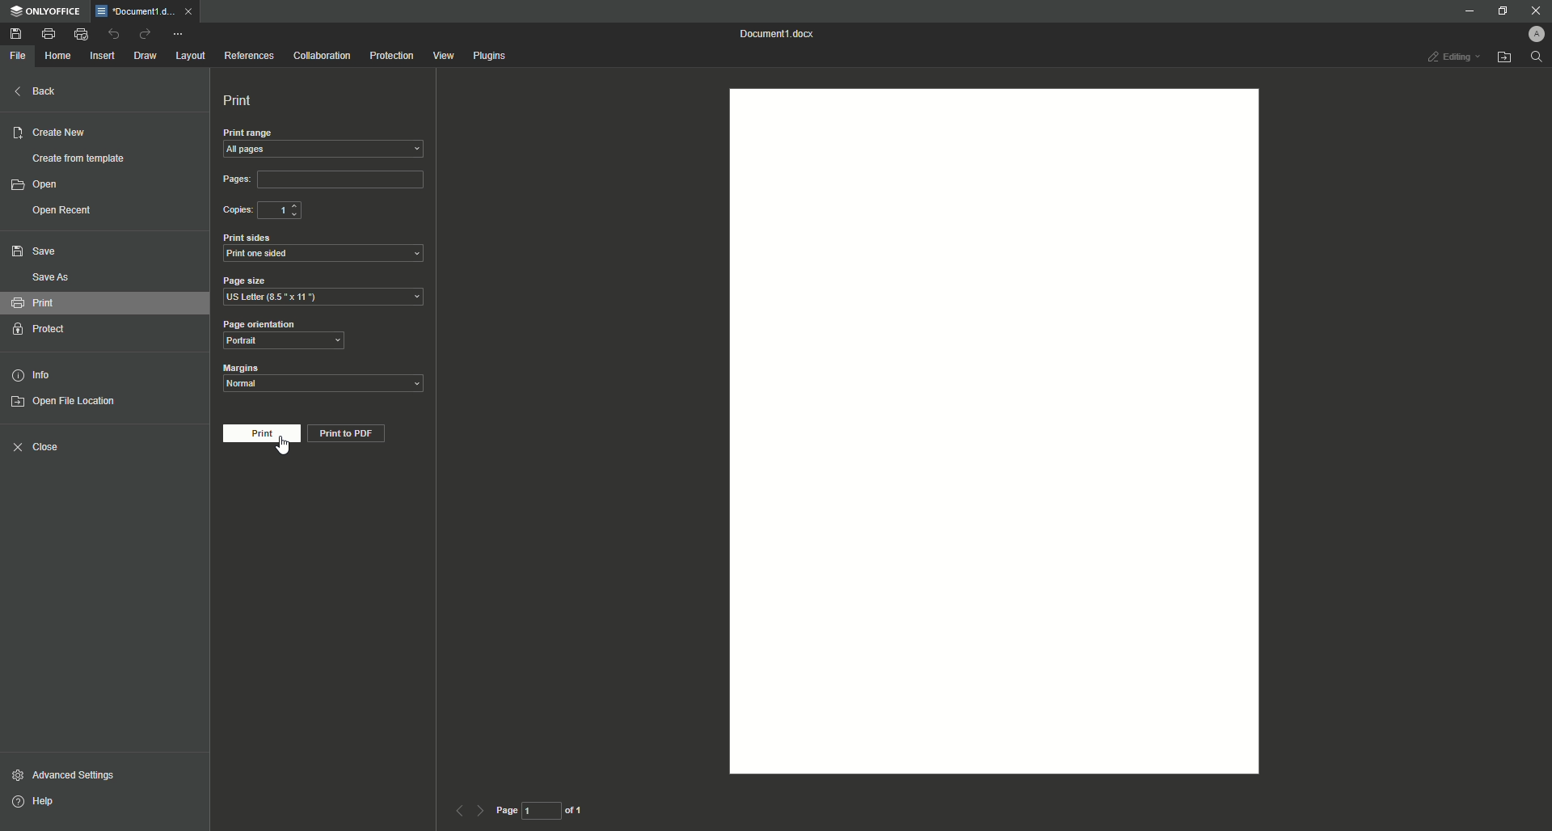  I want to click on Print One sided, so click(325, 254).